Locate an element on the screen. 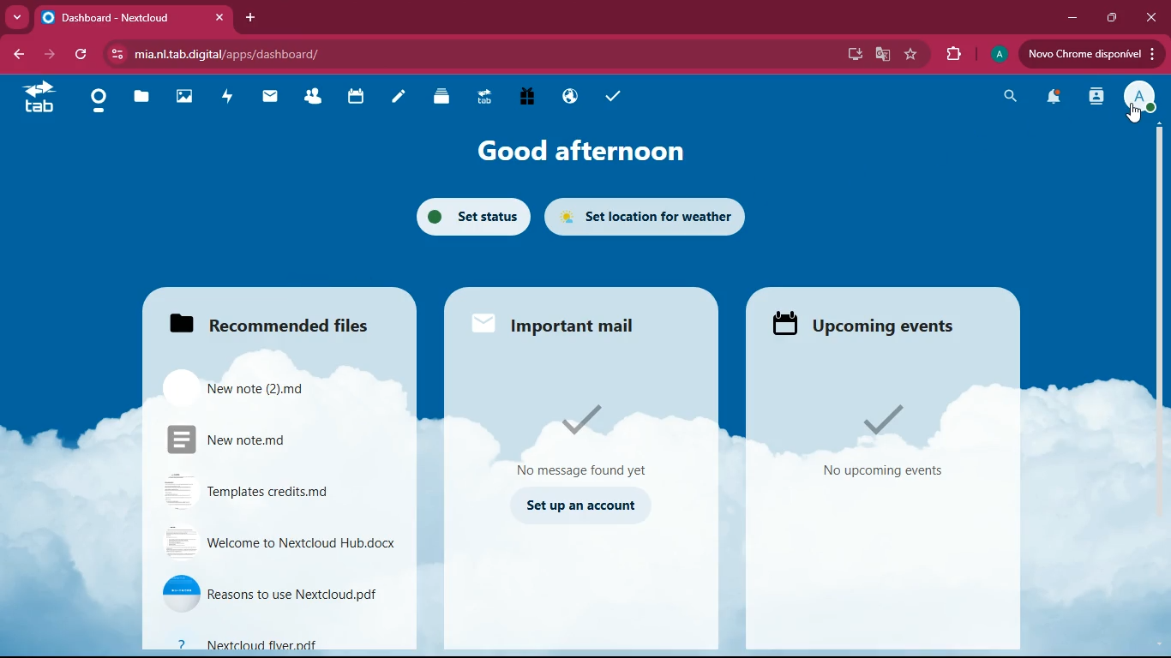 The image size is (1171, 658). file is located at coordinates (255, 491).